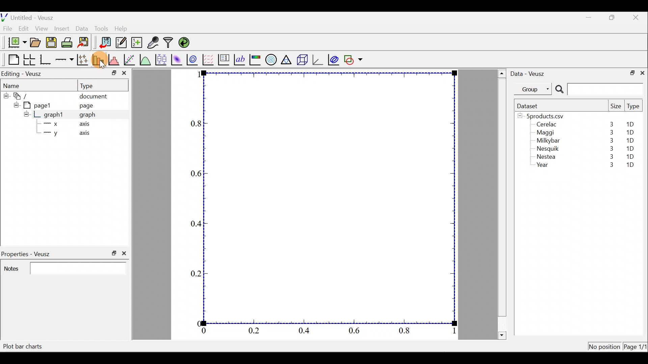  What do you see at coordinates (630, 132) in the screenshot?
I see `1D` at bounding box center [630, 132].